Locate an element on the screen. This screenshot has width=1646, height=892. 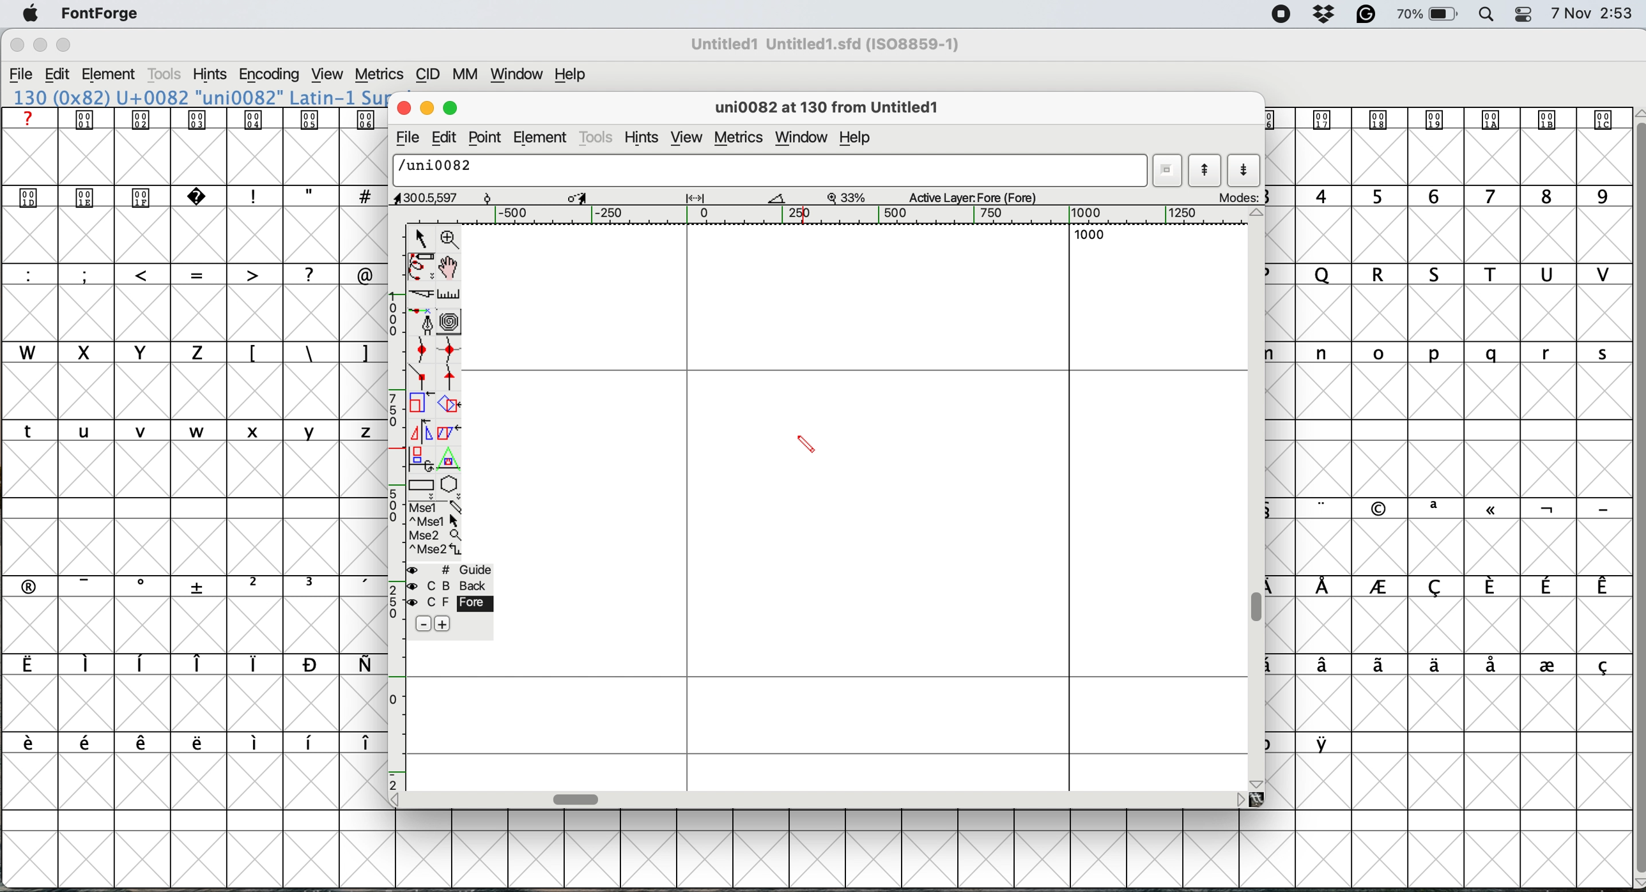
lowercase letters is located at coordinates (1440, 352).